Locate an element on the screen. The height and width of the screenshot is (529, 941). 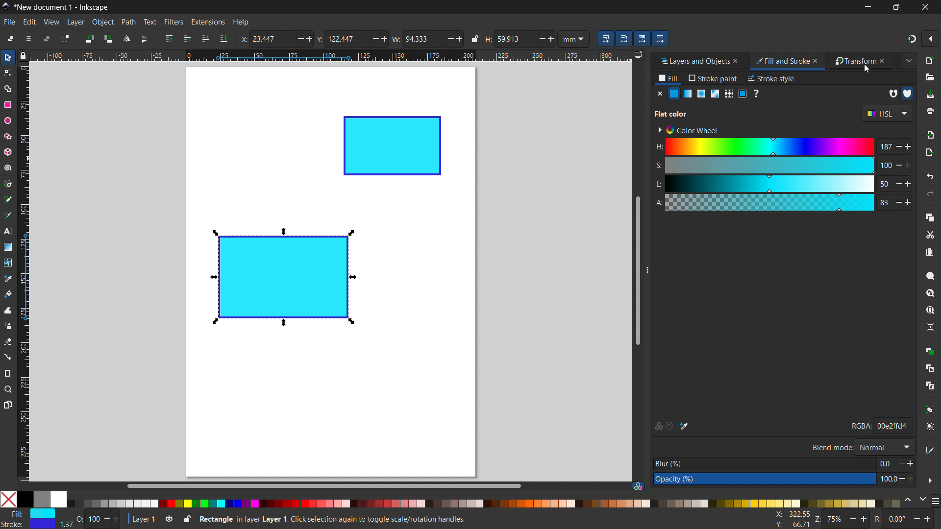
when  locked change height and width proportionally  is located at coordinates (475, 39).